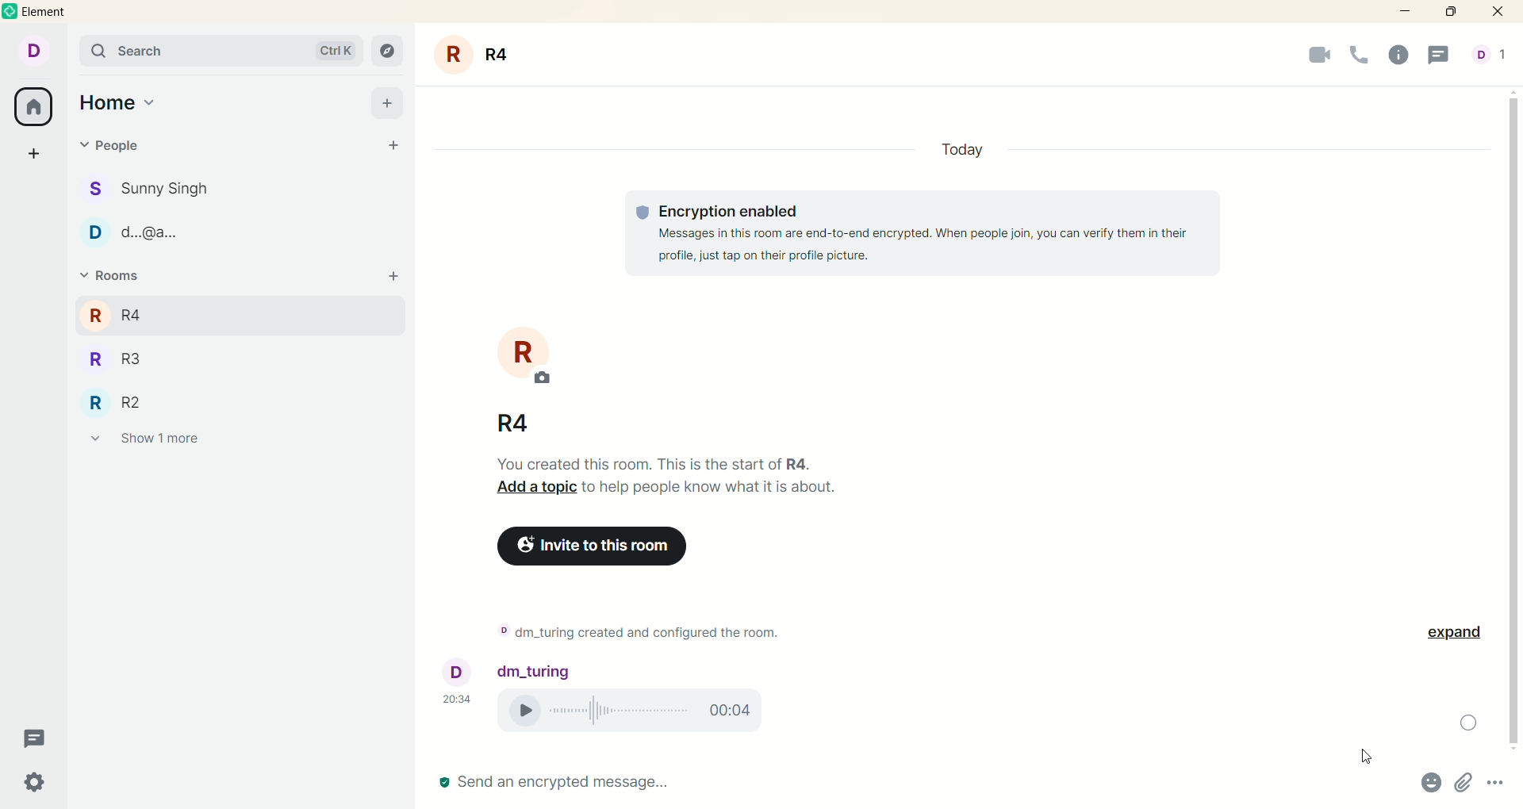 The width and height of the screenshot is (1523, 809). What do you see at coordinates (55, 12) in the screenshot?
I see `element` at bounding box center [55, 12].